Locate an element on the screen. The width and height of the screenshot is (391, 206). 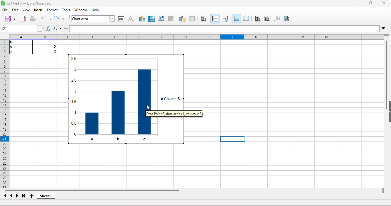
close is located at coordinates (385, 4).